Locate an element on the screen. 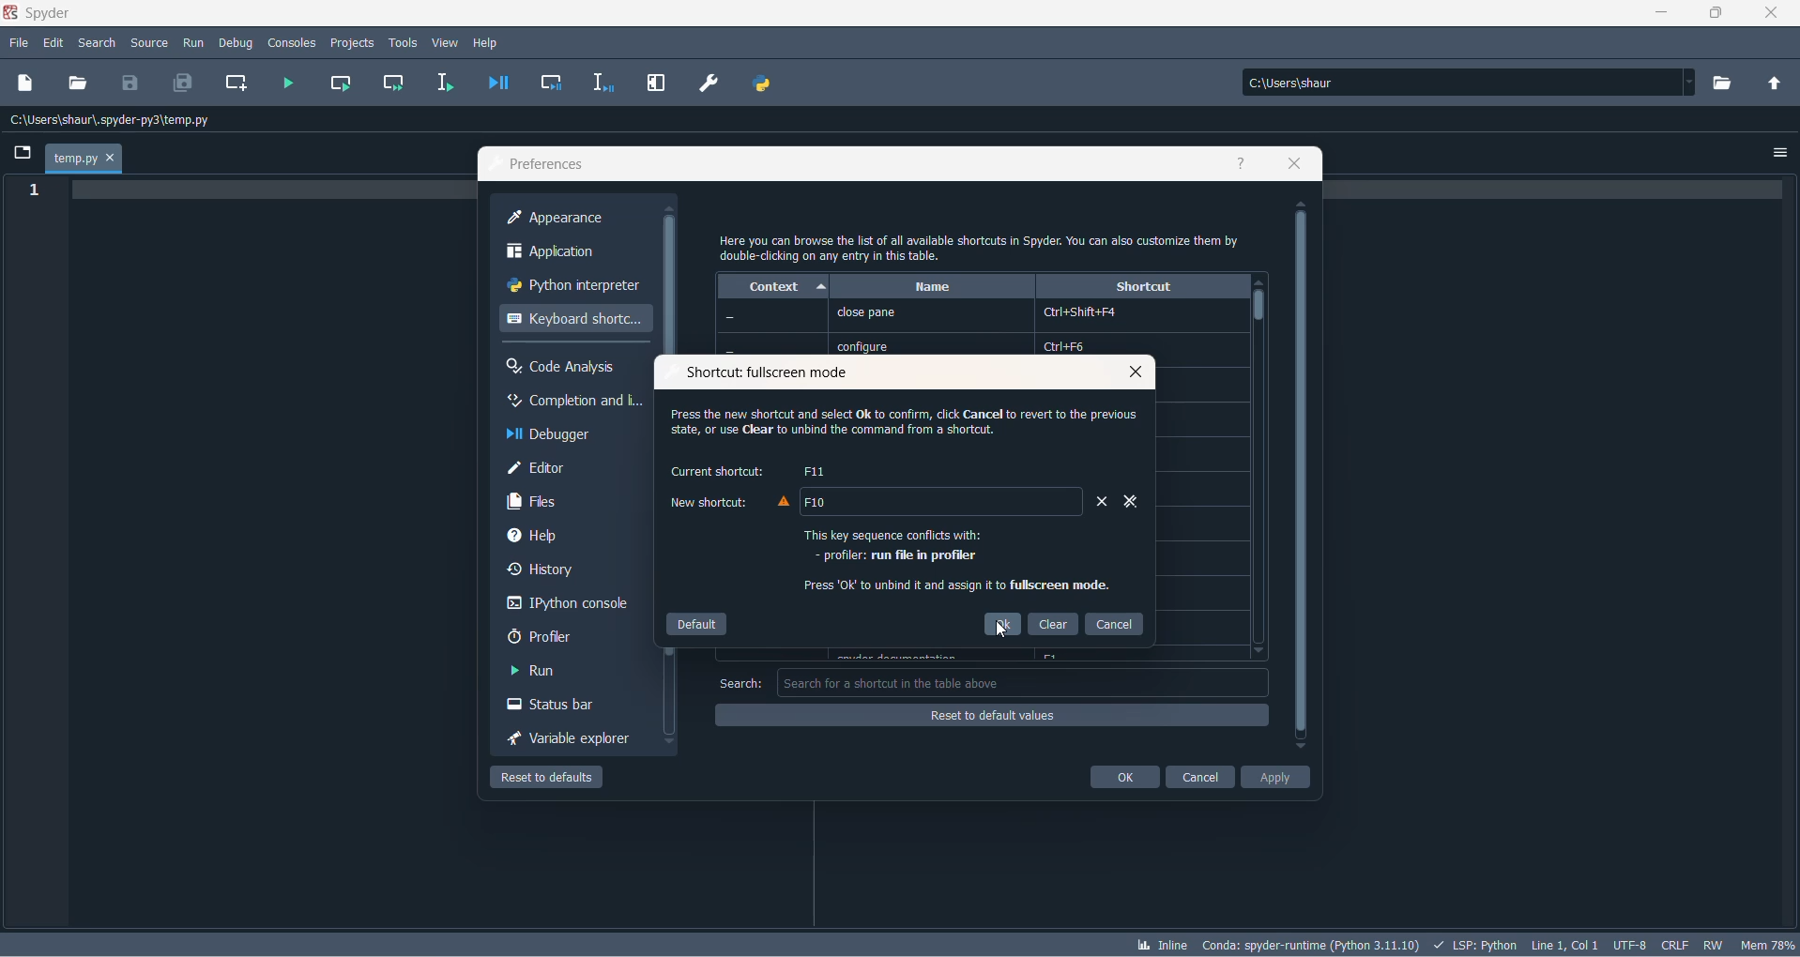 This screenshot has height=957, width=1800. consoles is located at coordinates (292, 41).